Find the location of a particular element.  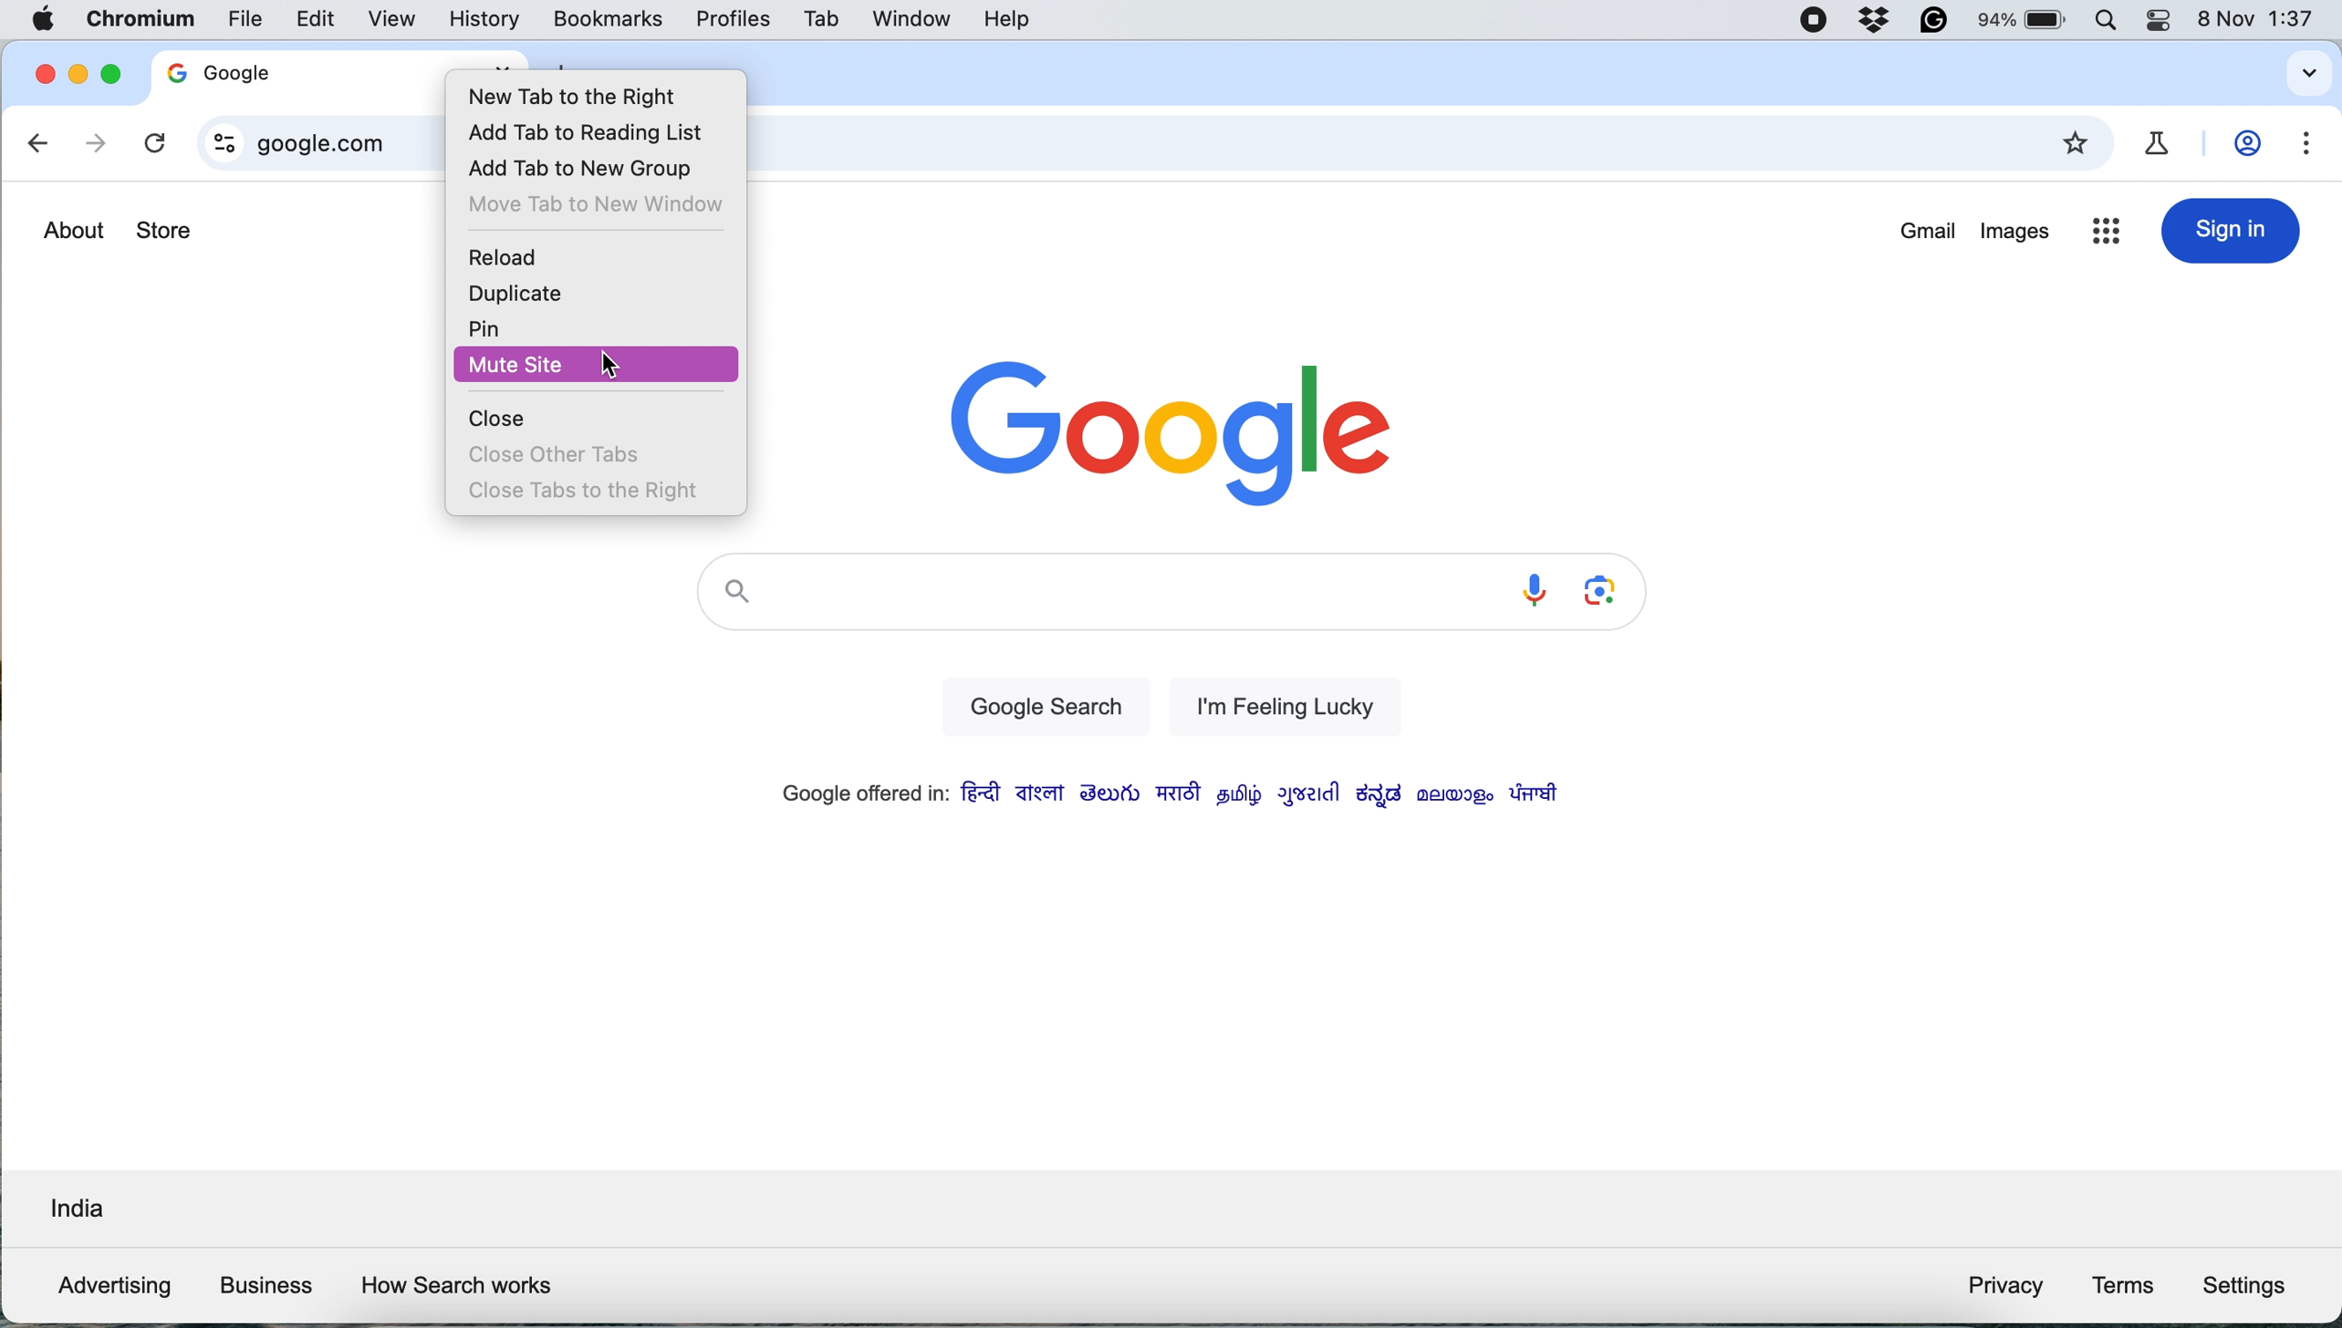

images is located at coordinates (2015, 236).